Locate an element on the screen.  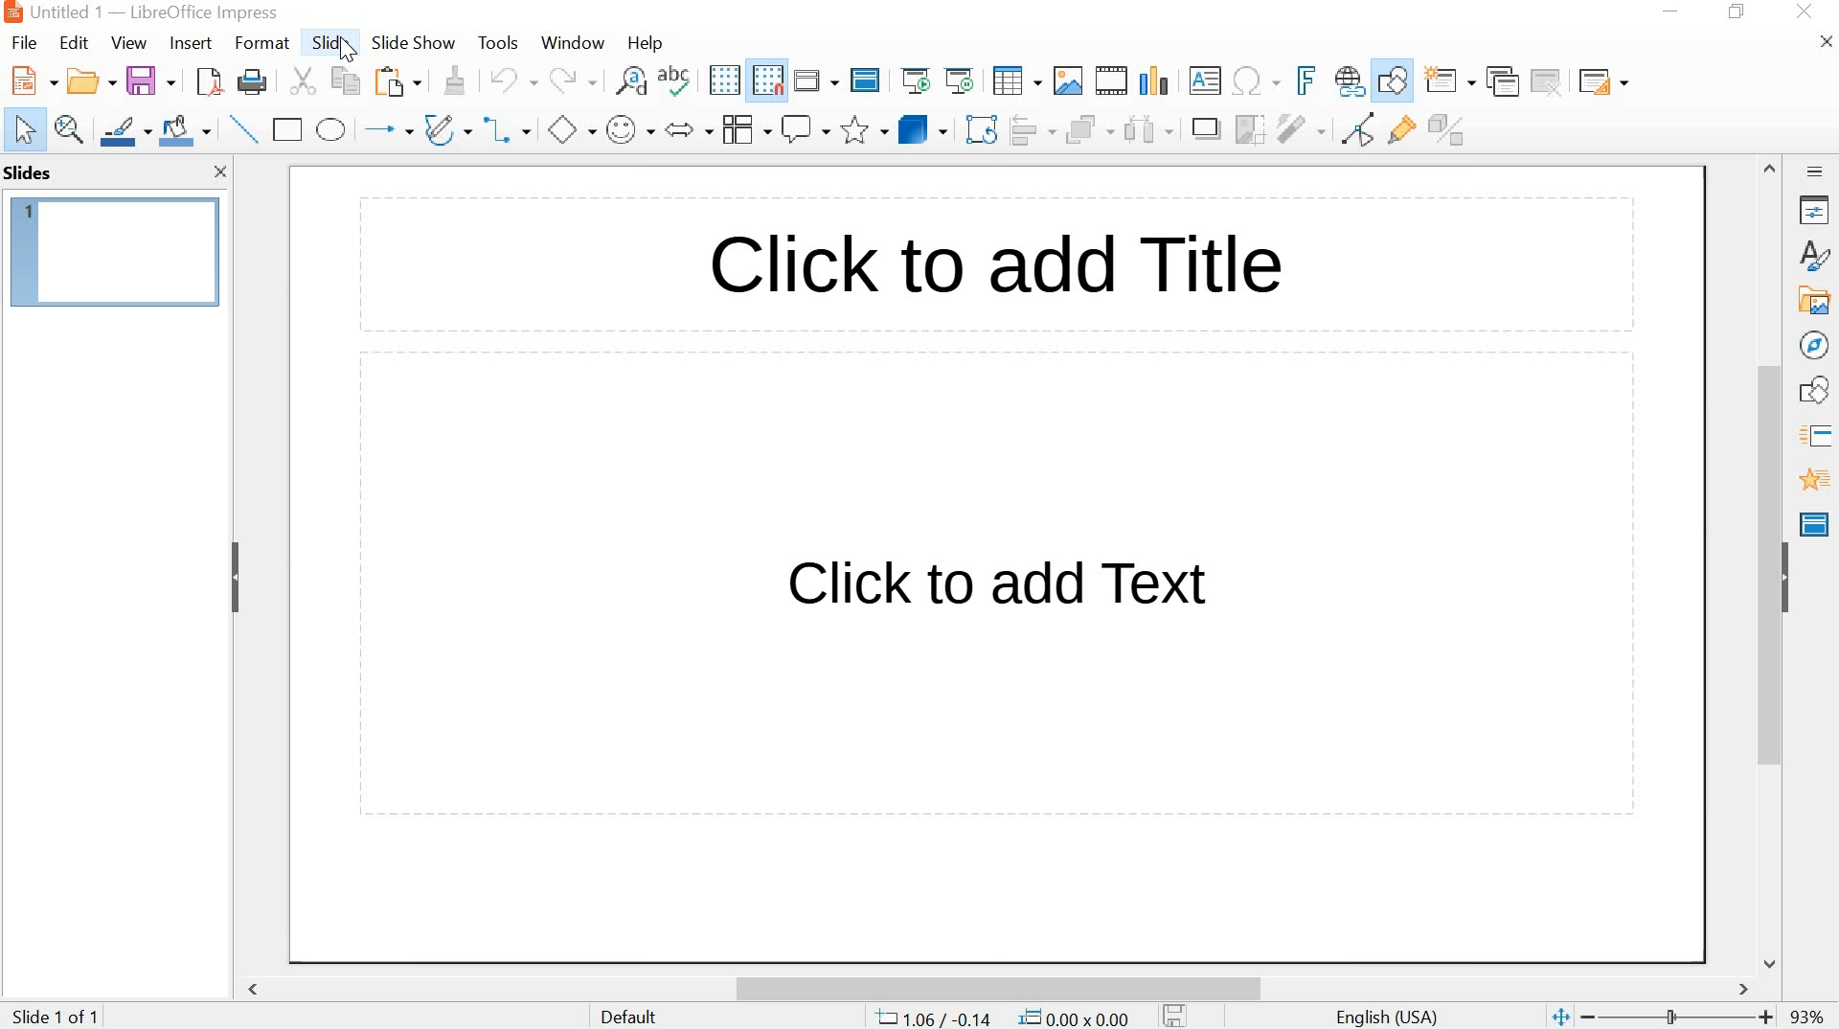
ZOOM FACTOR is located at coordinates (1809, 1019).